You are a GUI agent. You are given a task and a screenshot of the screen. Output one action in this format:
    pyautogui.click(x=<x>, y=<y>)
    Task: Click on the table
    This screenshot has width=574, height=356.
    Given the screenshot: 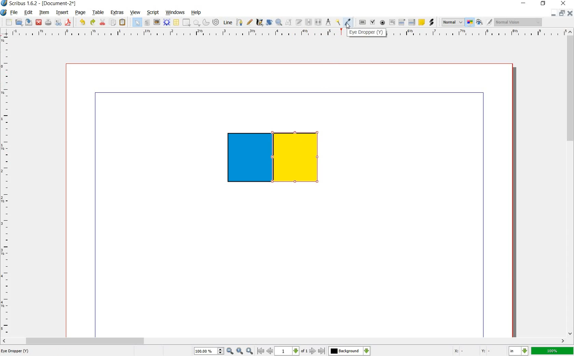 What is the action you would take?
    pyautogui.click(x=99, y=12)
    